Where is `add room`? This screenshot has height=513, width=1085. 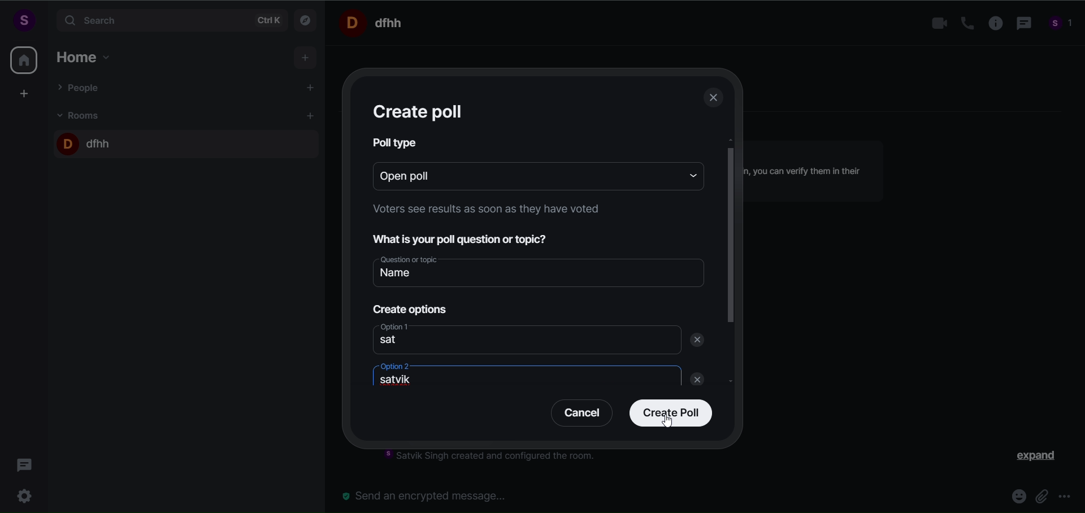 add room is located at coordinates (312, 116).